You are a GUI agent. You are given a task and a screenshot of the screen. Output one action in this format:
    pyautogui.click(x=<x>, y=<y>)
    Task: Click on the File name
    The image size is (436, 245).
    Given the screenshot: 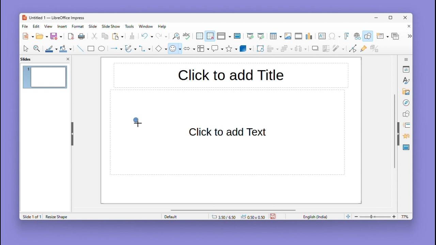 What is the action you would take?
    pyautogui.click(x=53, y=18)
    